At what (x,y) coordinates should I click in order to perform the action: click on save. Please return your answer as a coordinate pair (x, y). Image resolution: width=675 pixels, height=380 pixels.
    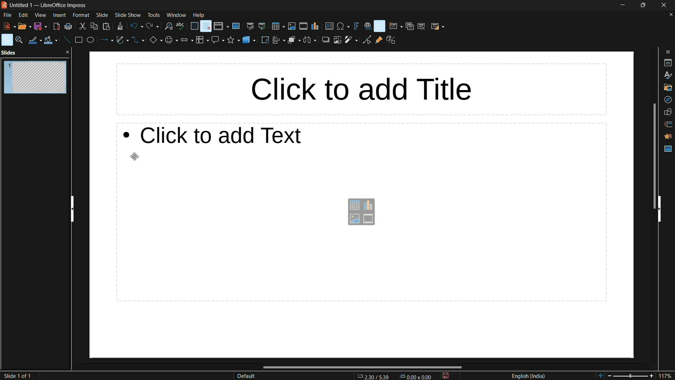
    Looking at the image, I should click on (40, 26).